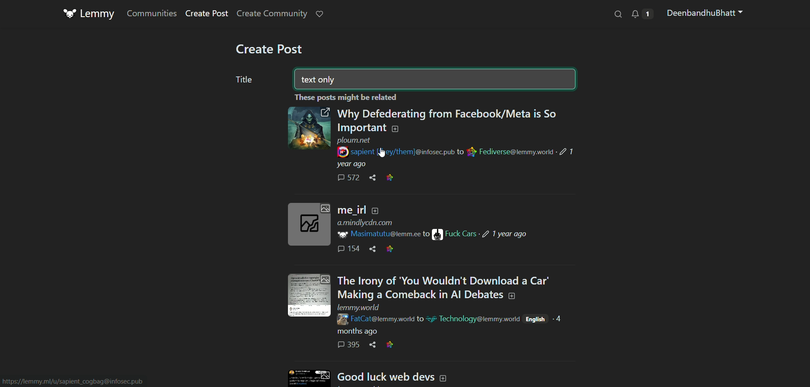  Describe the element at coordinates (346, 97) in the screenshot. I see `Text` at that location.